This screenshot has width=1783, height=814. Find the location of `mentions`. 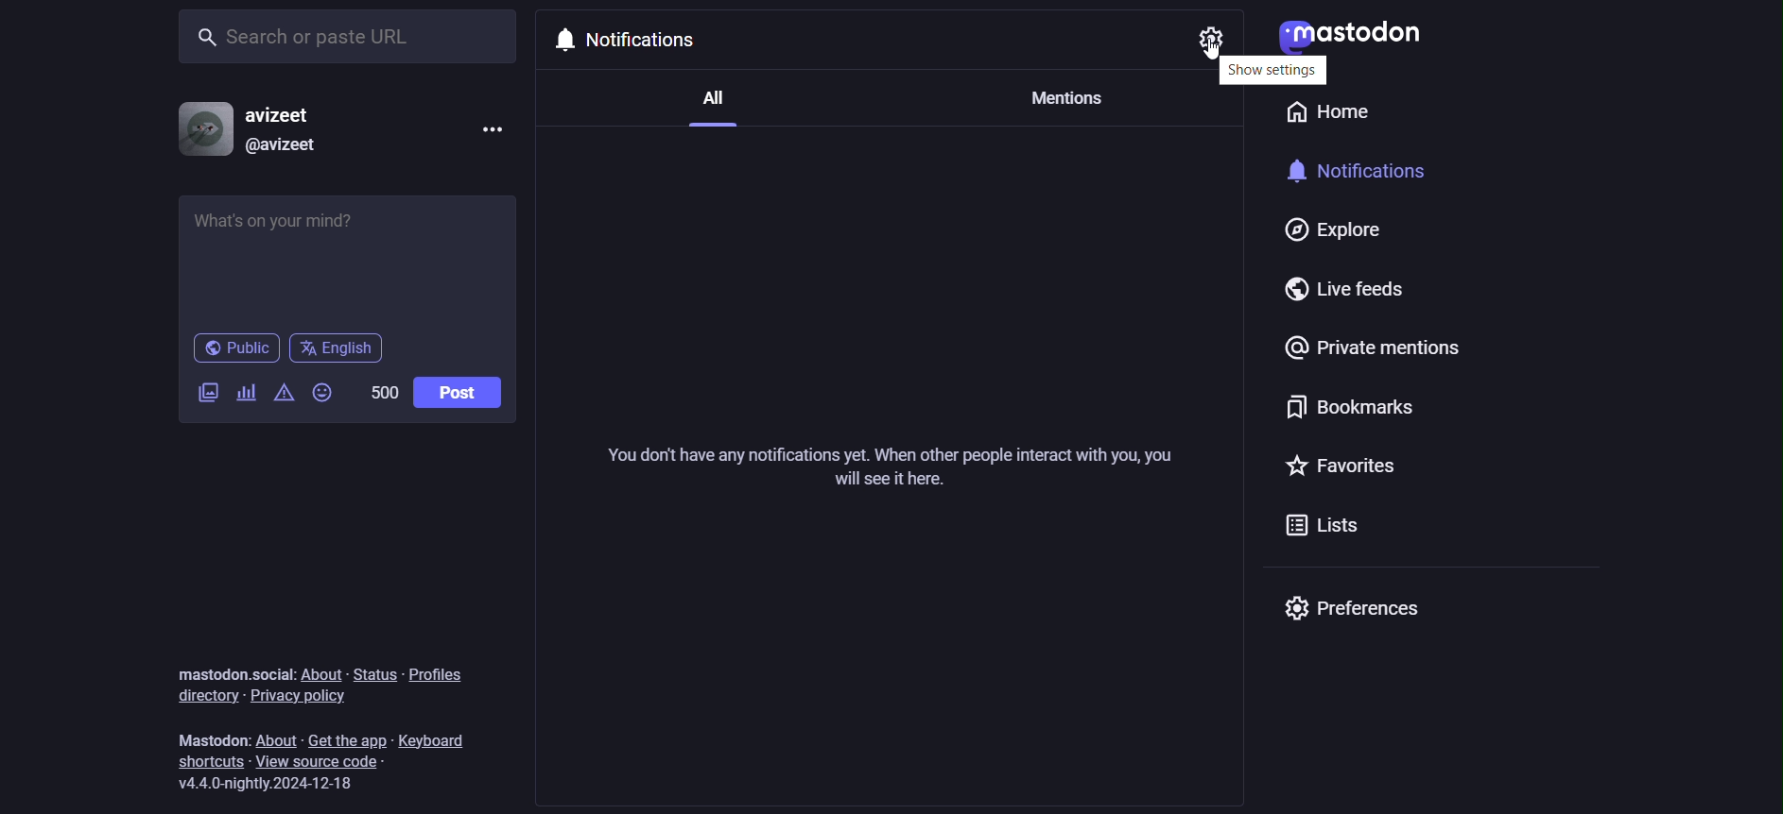

mentions is located at coordinates (1065, 102).